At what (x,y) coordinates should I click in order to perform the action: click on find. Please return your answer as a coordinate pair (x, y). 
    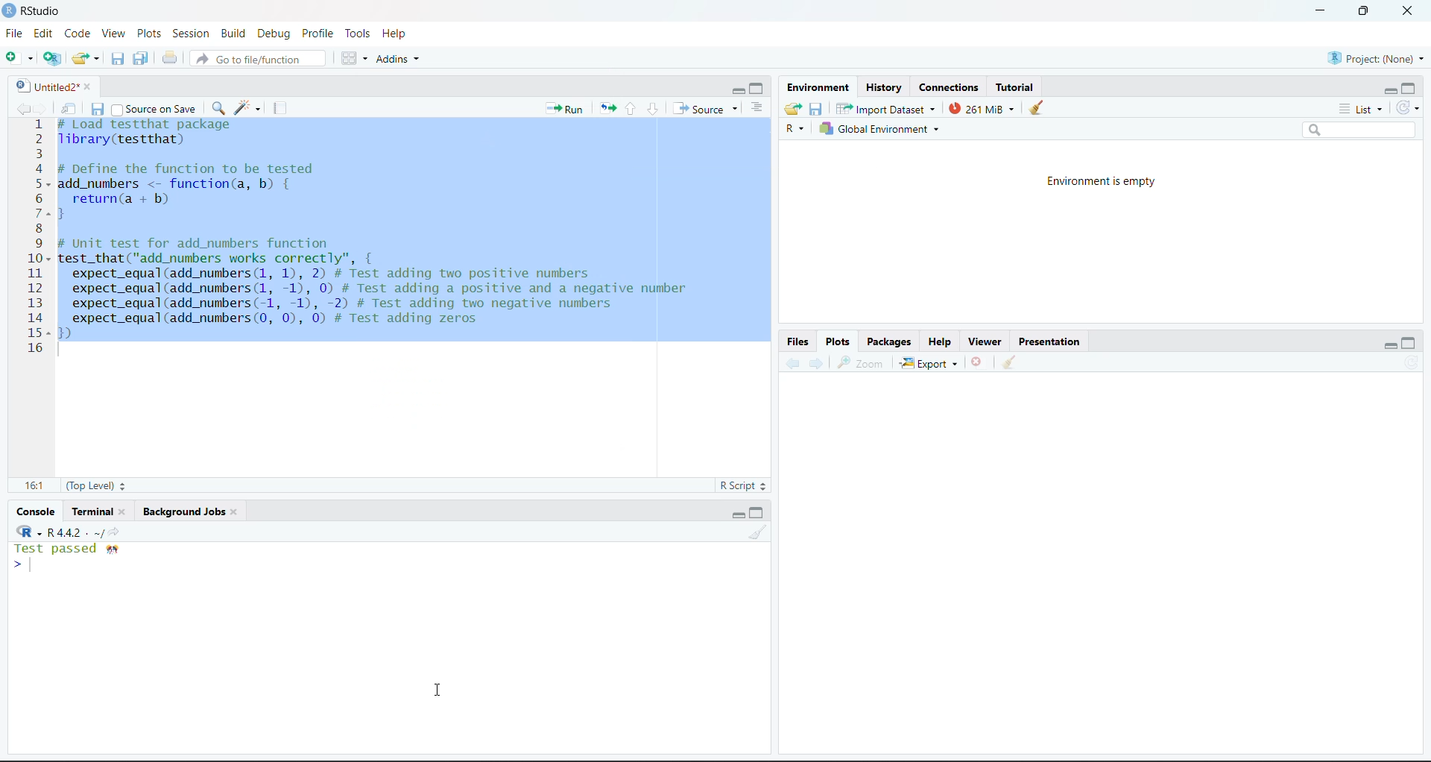
    Looking at the image, I should click on (218, 107).